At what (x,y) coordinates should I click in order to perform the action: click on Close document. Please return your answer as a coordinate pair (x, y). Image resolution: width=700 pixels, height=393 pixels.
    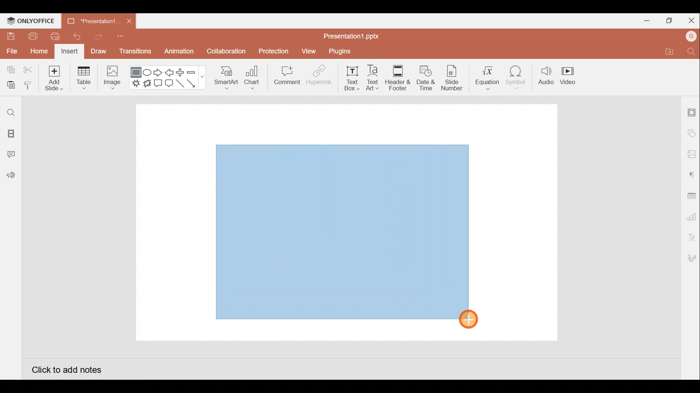
    Looking at the image, I should click on (129, 19).